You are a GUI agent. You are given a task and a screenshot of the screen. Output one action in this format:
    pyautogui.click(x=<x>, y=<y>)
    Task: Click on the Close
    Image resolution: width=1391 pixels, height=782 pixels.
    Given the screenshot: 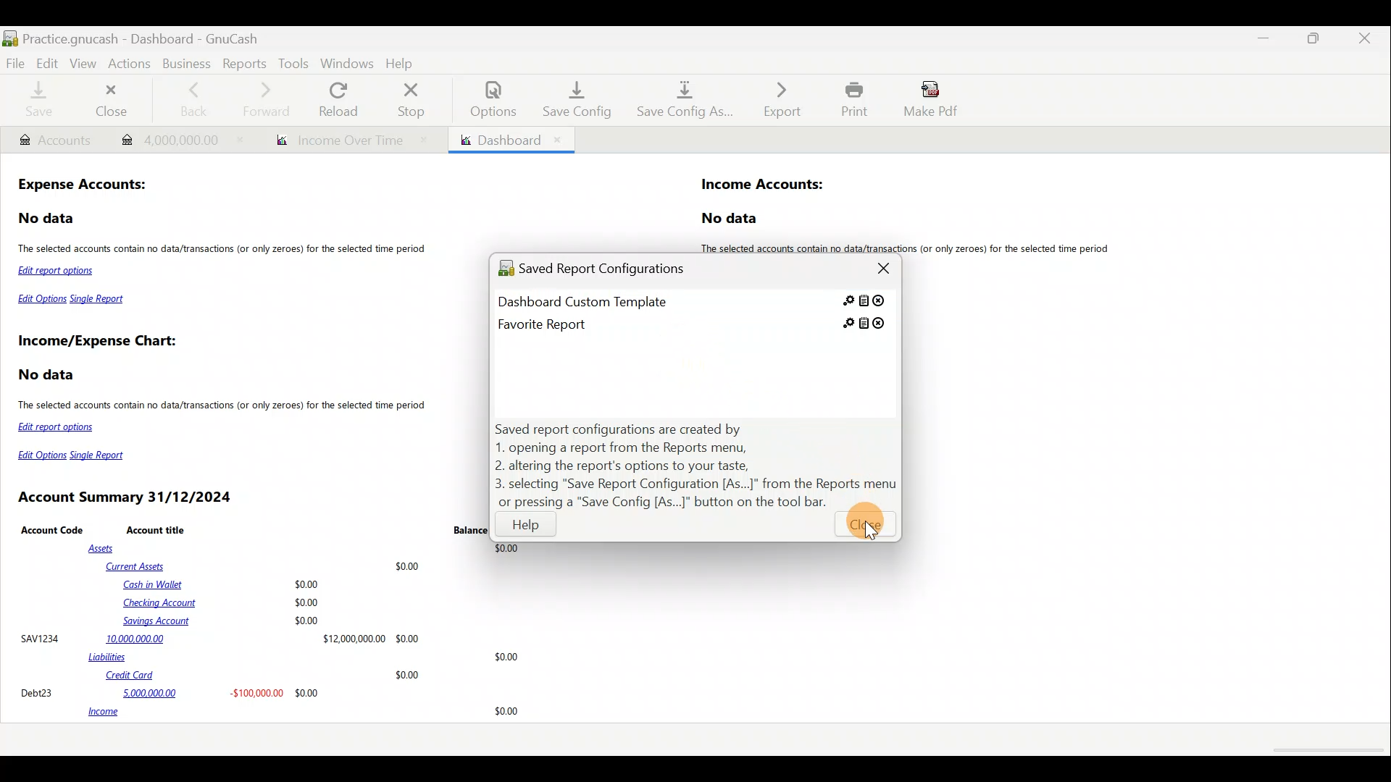 What is the action you would take?
    pyautogui.click(x=114, y=100)
    